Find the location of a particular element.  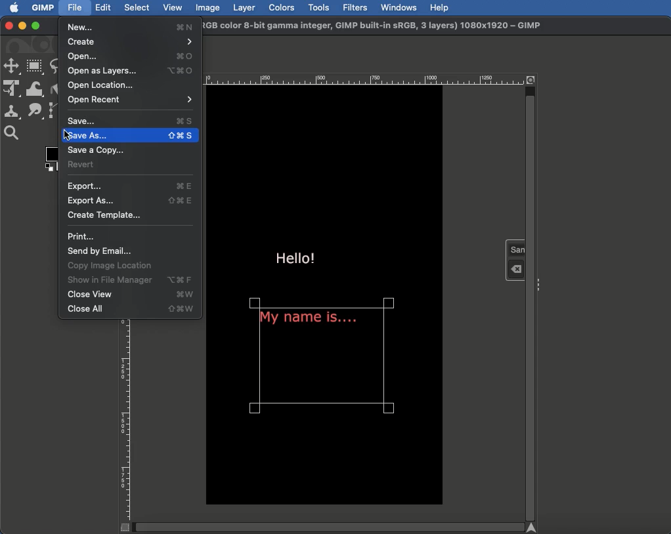

Copy image location is located at coordinates (115, 265).